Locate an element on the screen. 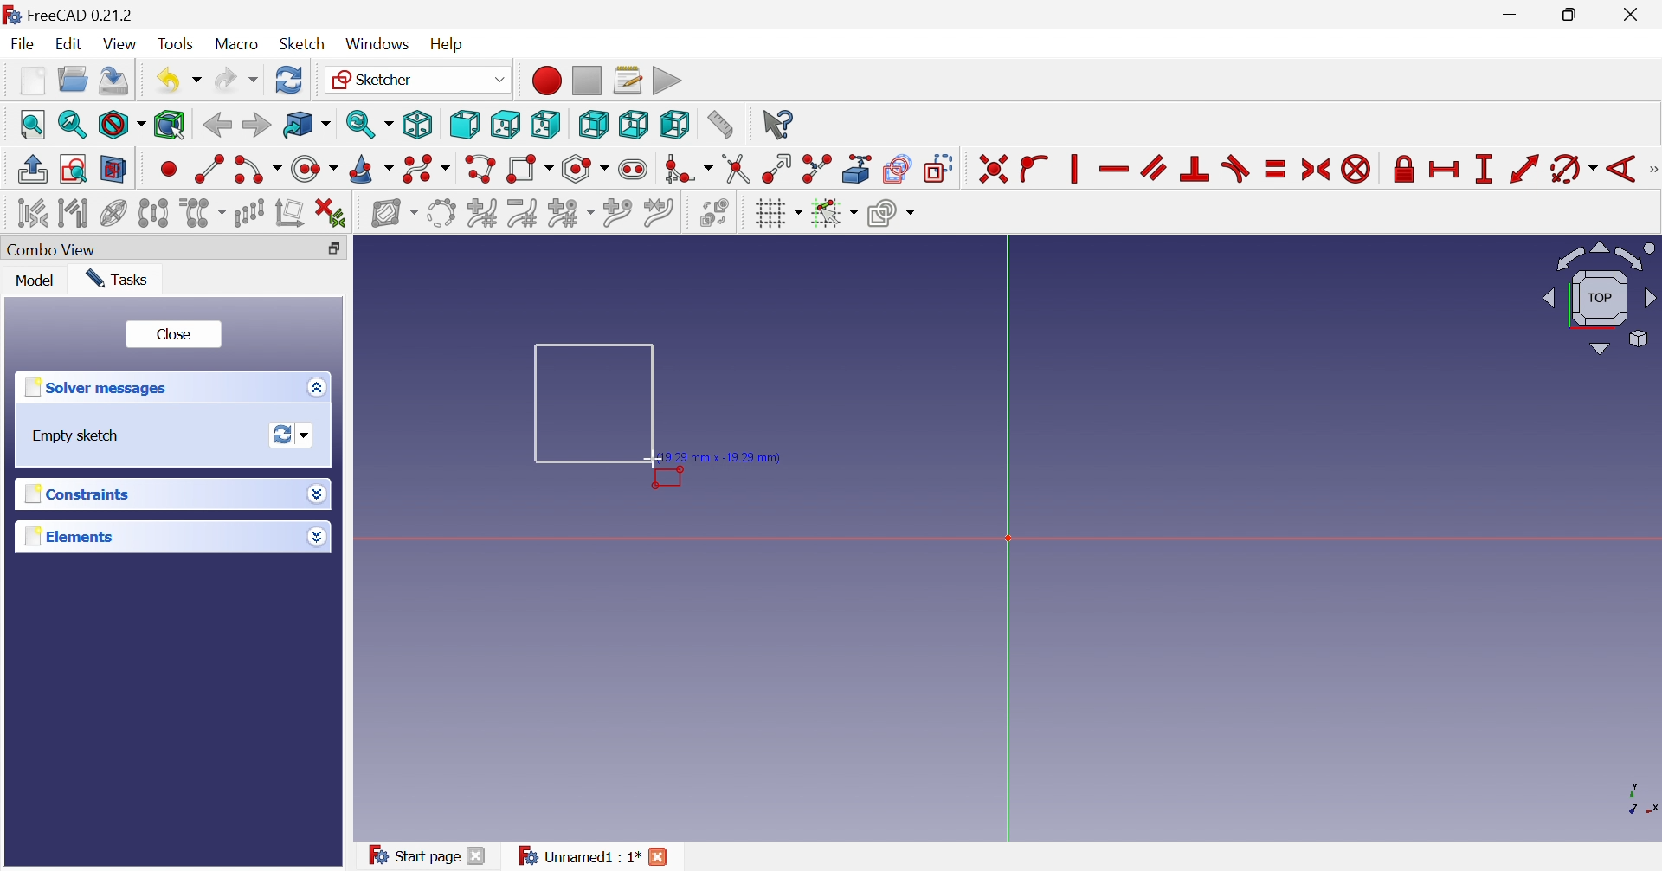 Image resolution: width=1662 pixels, height=871 pixels. Toggle grid is located at coordinates (778, 214).